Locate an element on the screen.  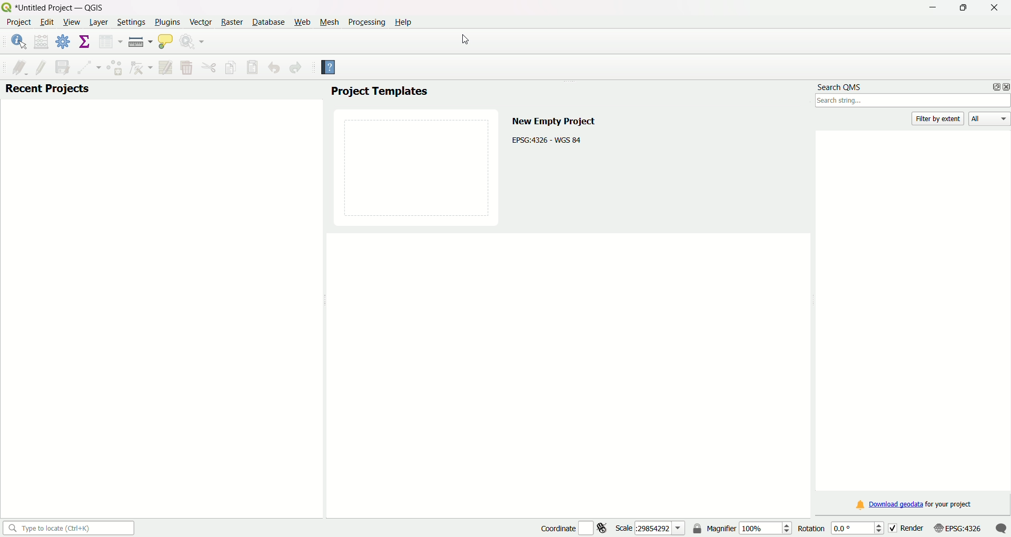
show map tip is located at coordinates (165, 43).